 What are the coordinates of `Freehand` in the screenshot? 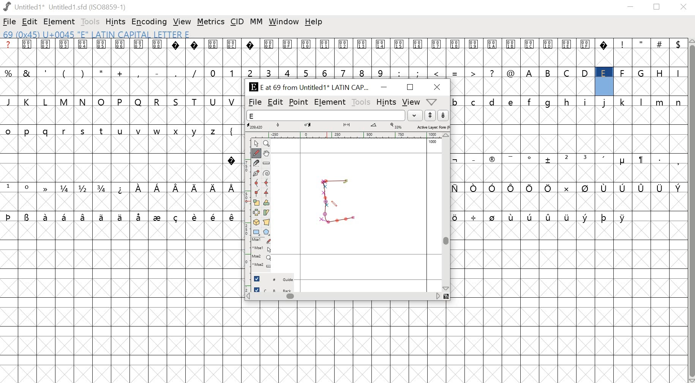 It's located at (257, 154).